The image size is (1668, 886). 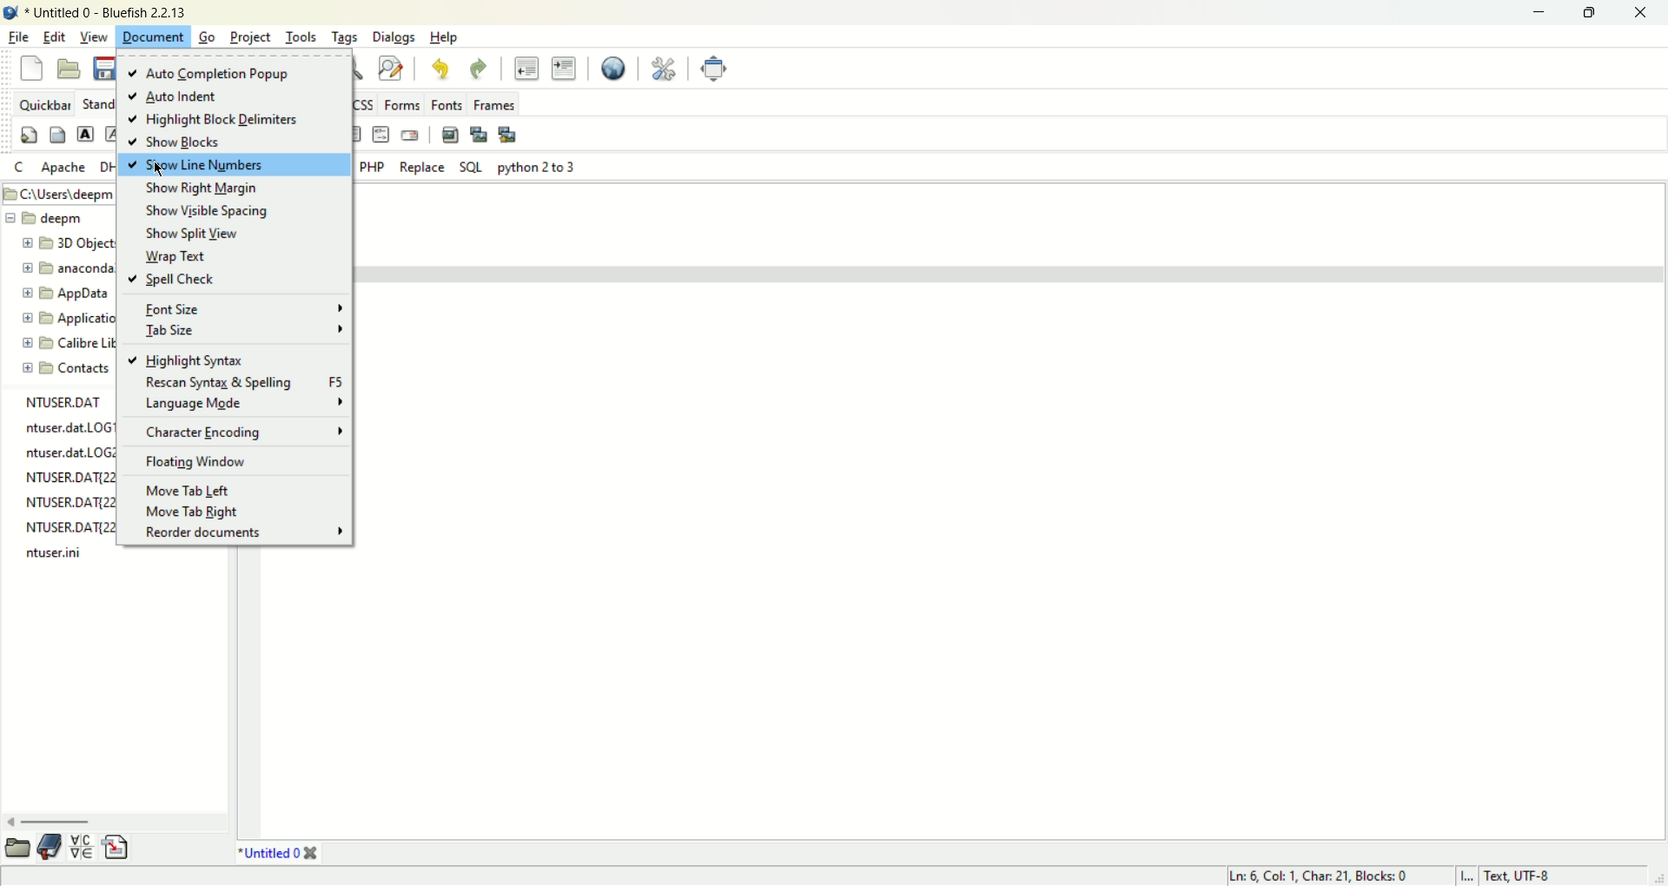 I want to click on ntuser.dat.LOG!, so click(x=68, y=427).